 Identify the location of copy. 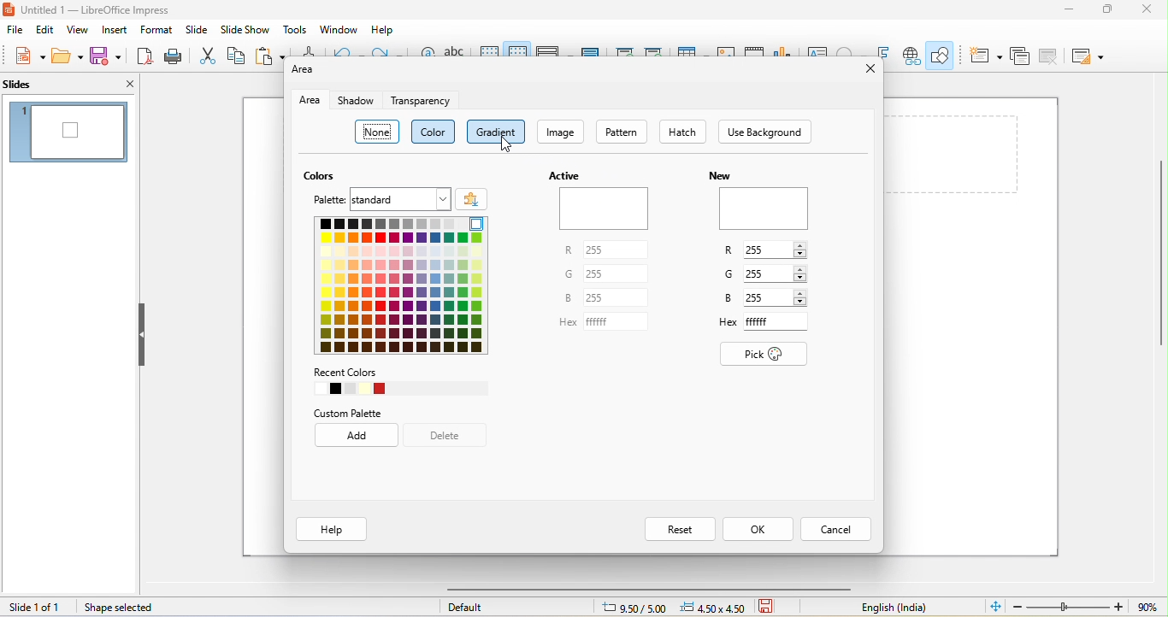
(237, 54).